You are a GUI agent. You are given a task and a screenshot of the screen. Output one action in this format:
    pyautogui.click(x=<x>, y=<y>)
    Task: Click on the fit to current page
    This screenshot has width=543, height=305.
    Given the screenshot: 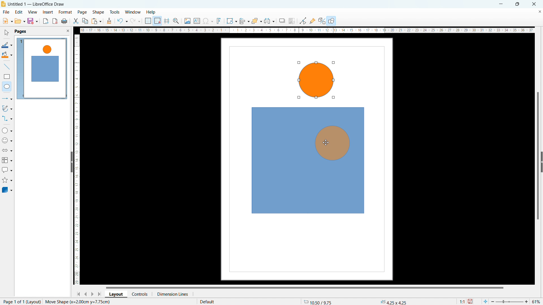 What is the action you would take?
    pyautogui.click(x=485, y=301)
    